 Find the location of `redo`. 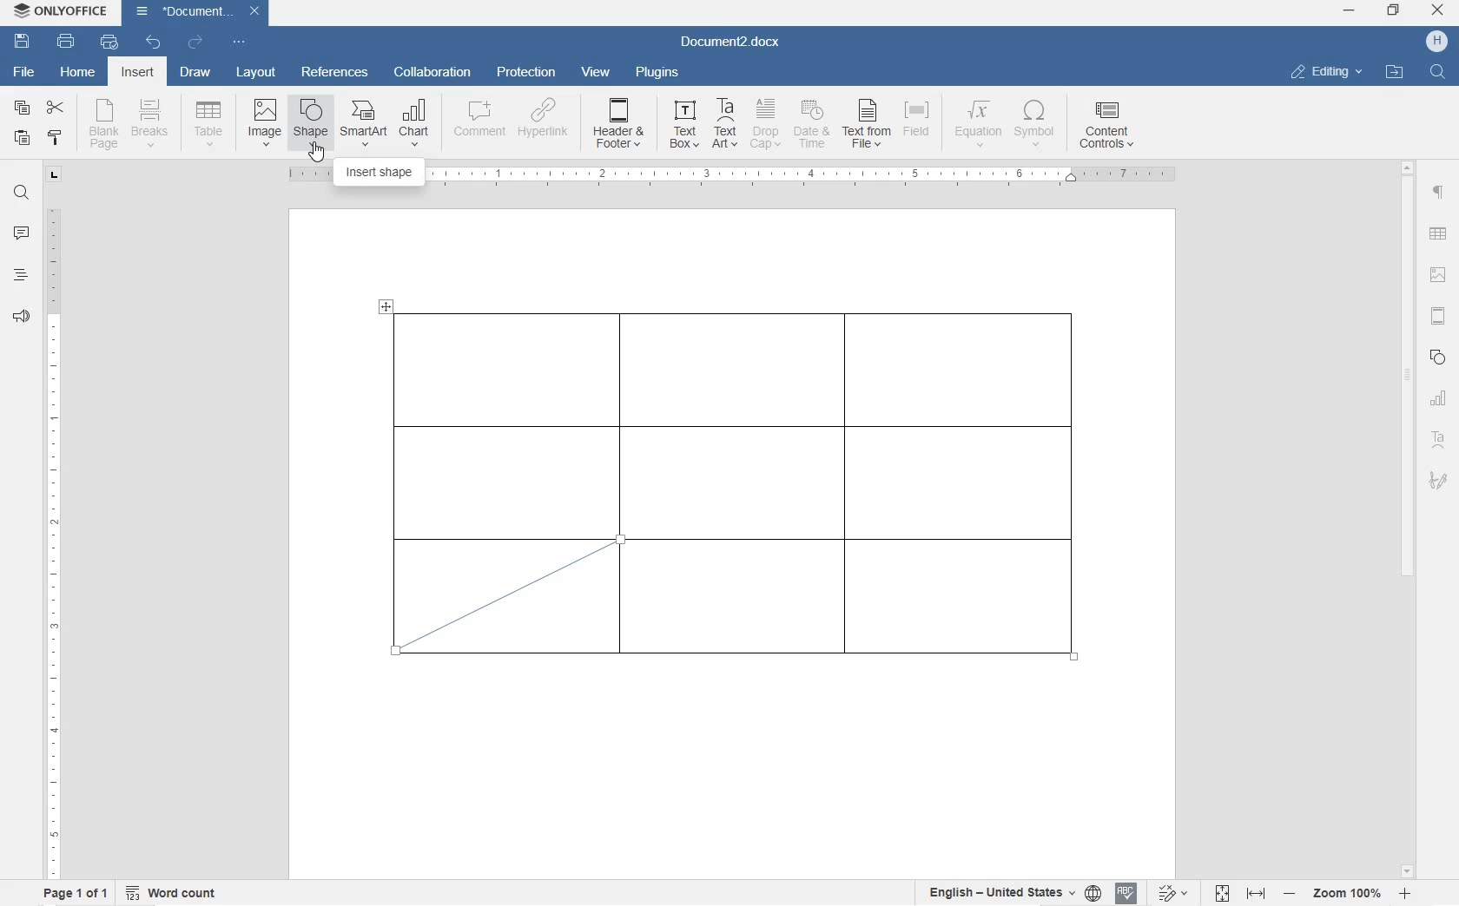

redo is located at coordinates (195, 43).